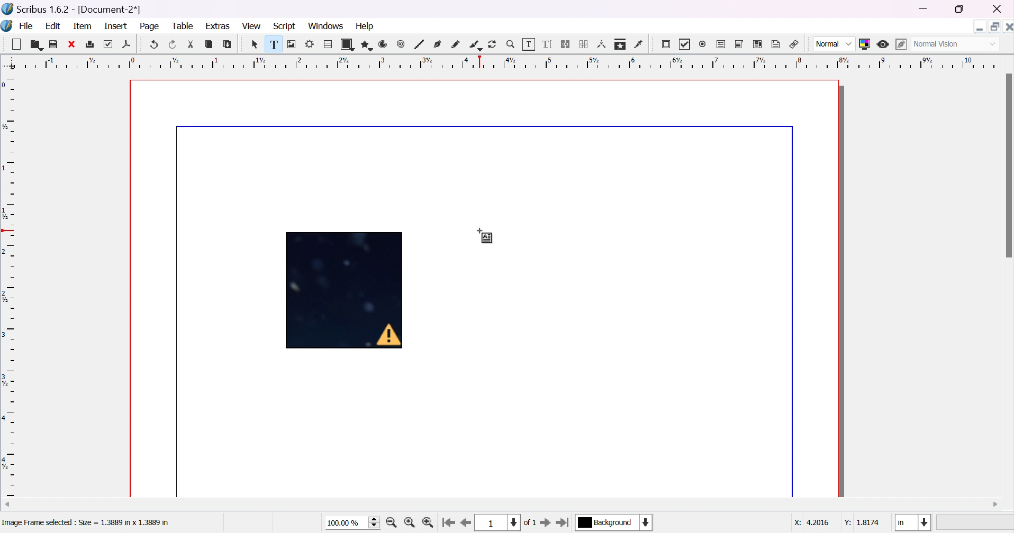 This screenshot has width=1014, height=533. Describe the element at coordinates (548, 44) in the screenshot. I see `edit text with story editor` at that location.